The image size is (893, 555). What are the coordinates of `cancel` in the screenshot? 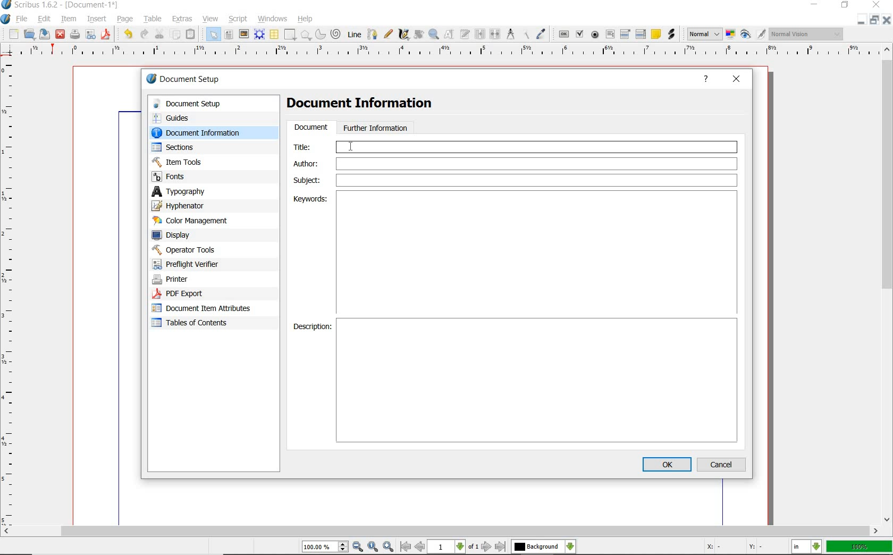 It's located at (723, 464).